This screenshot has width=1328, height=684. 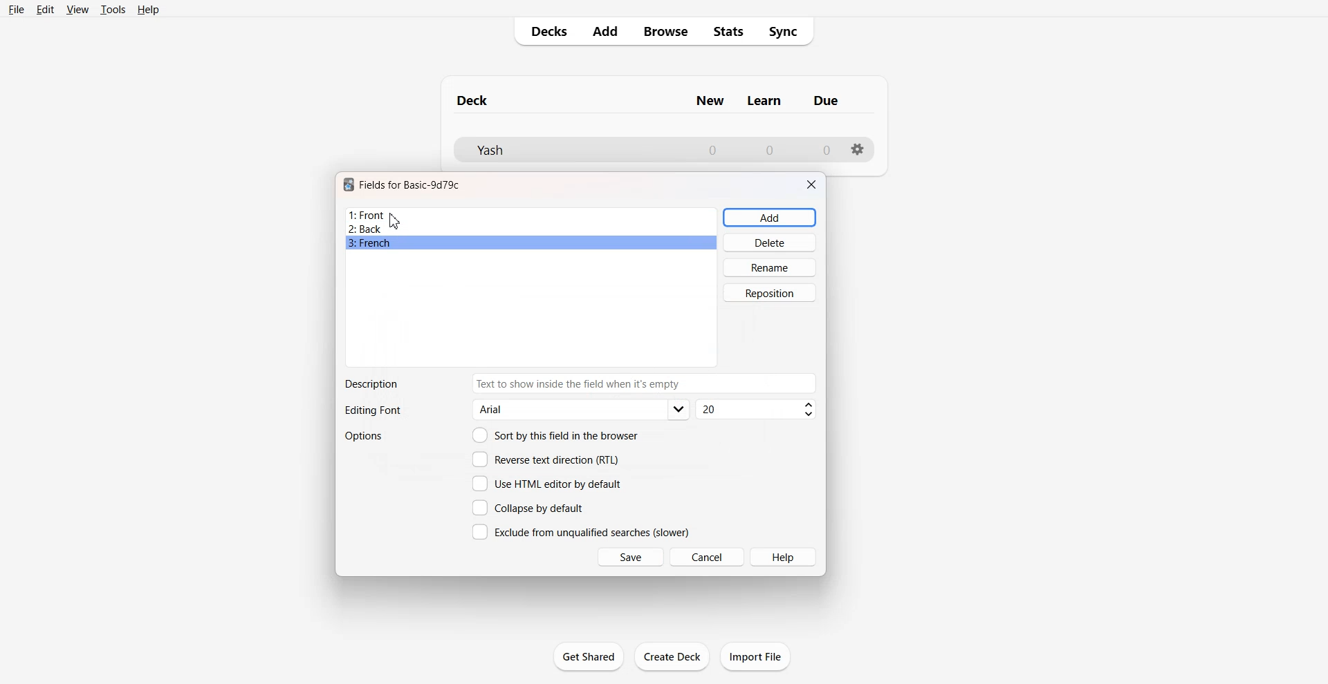 I want to click on Number of Learn cards, so click(x=770, y=149).